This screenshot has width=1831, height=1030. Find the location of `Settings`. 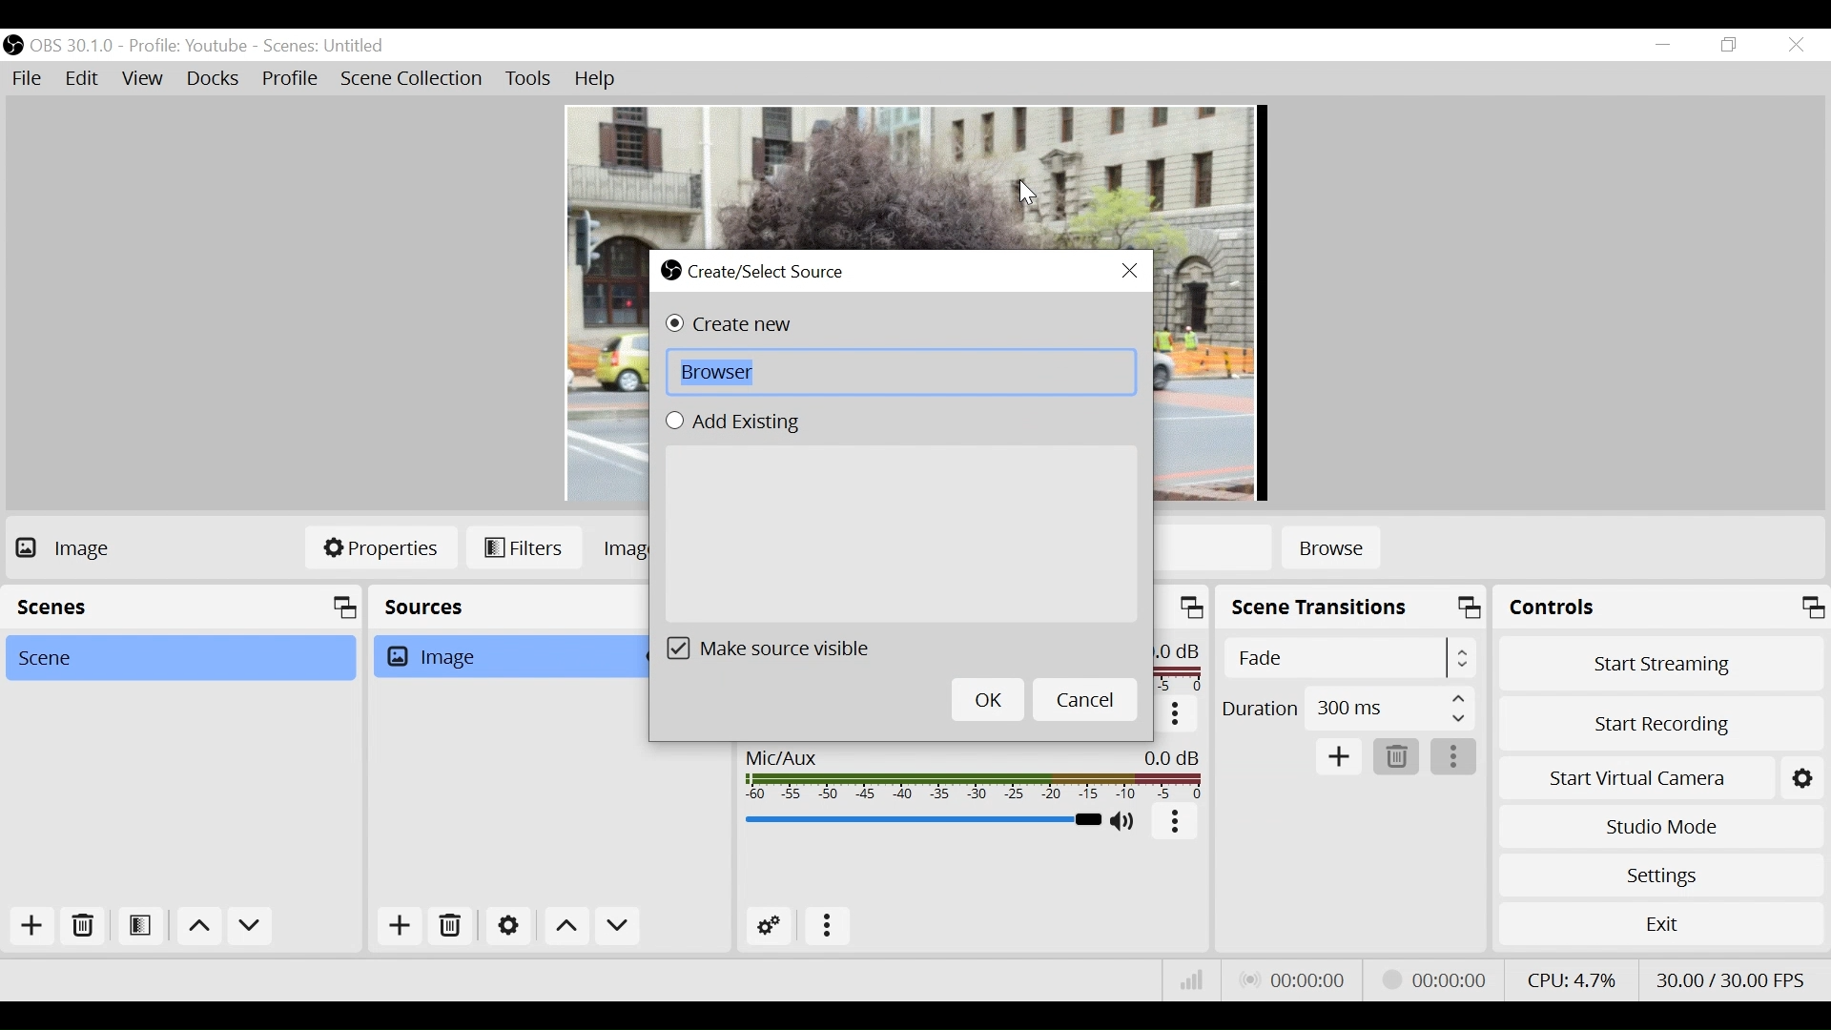

Settings is located at coordinates (1800, 779).